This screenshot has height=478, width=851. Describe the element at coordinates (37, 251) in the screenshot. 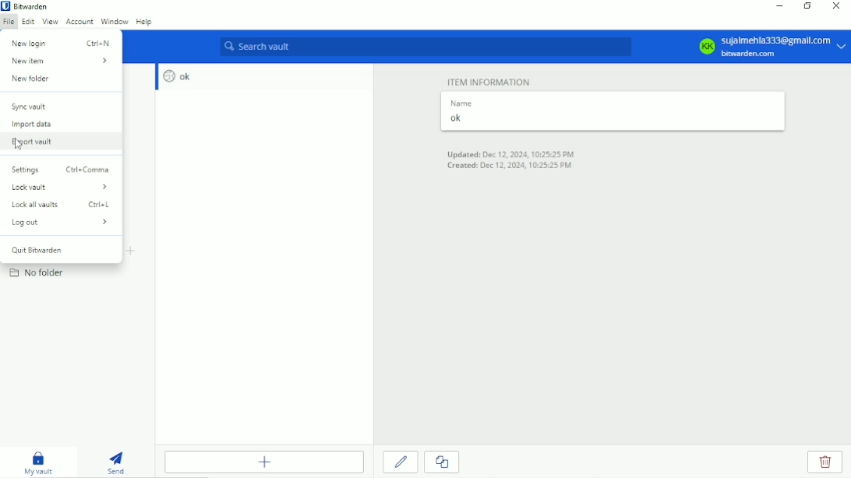

I see `Quit bitwarden` at that location.